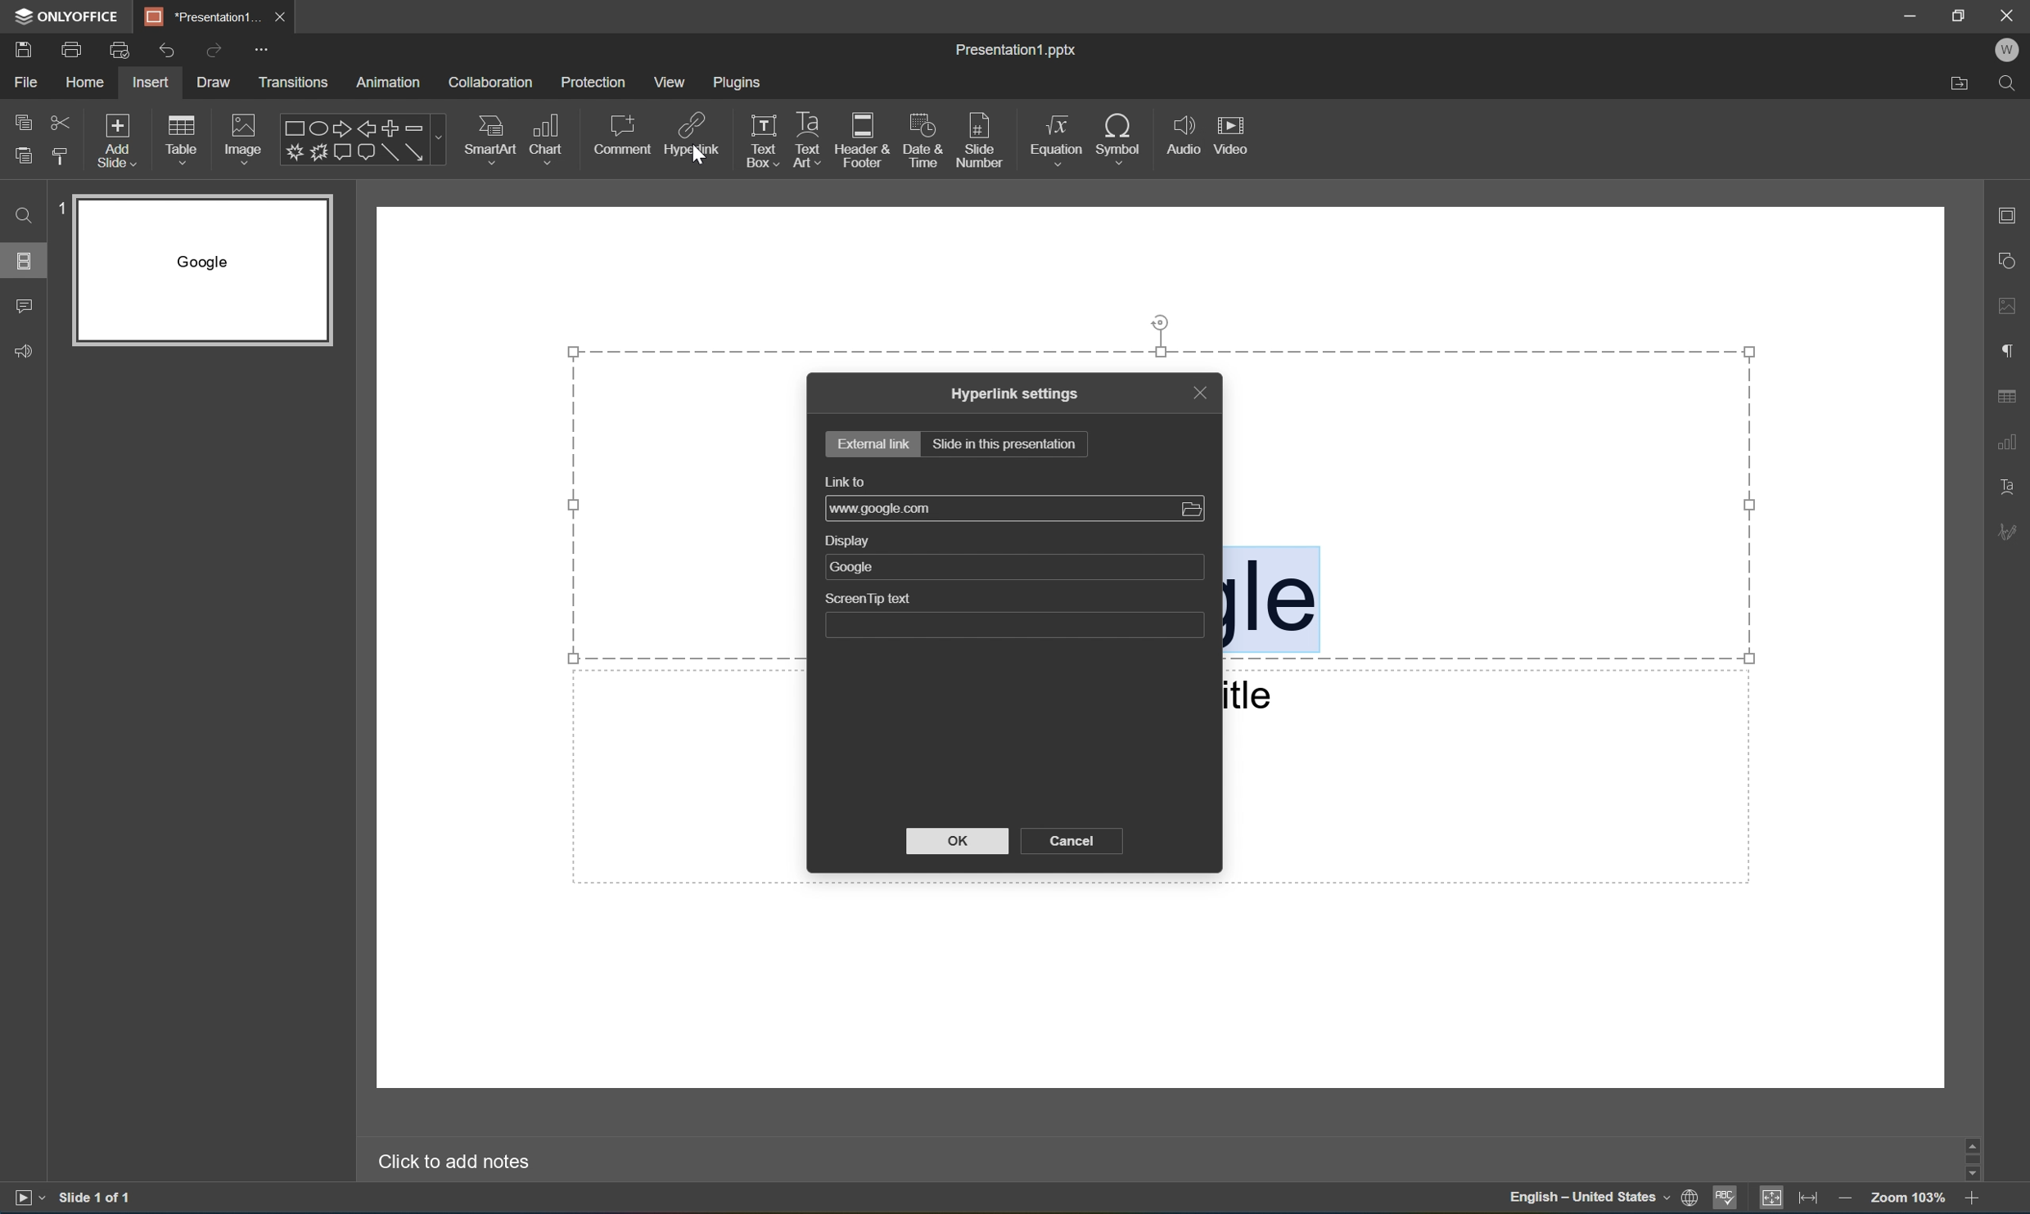  I want to click on *Presentation1..., so click(201, 13).